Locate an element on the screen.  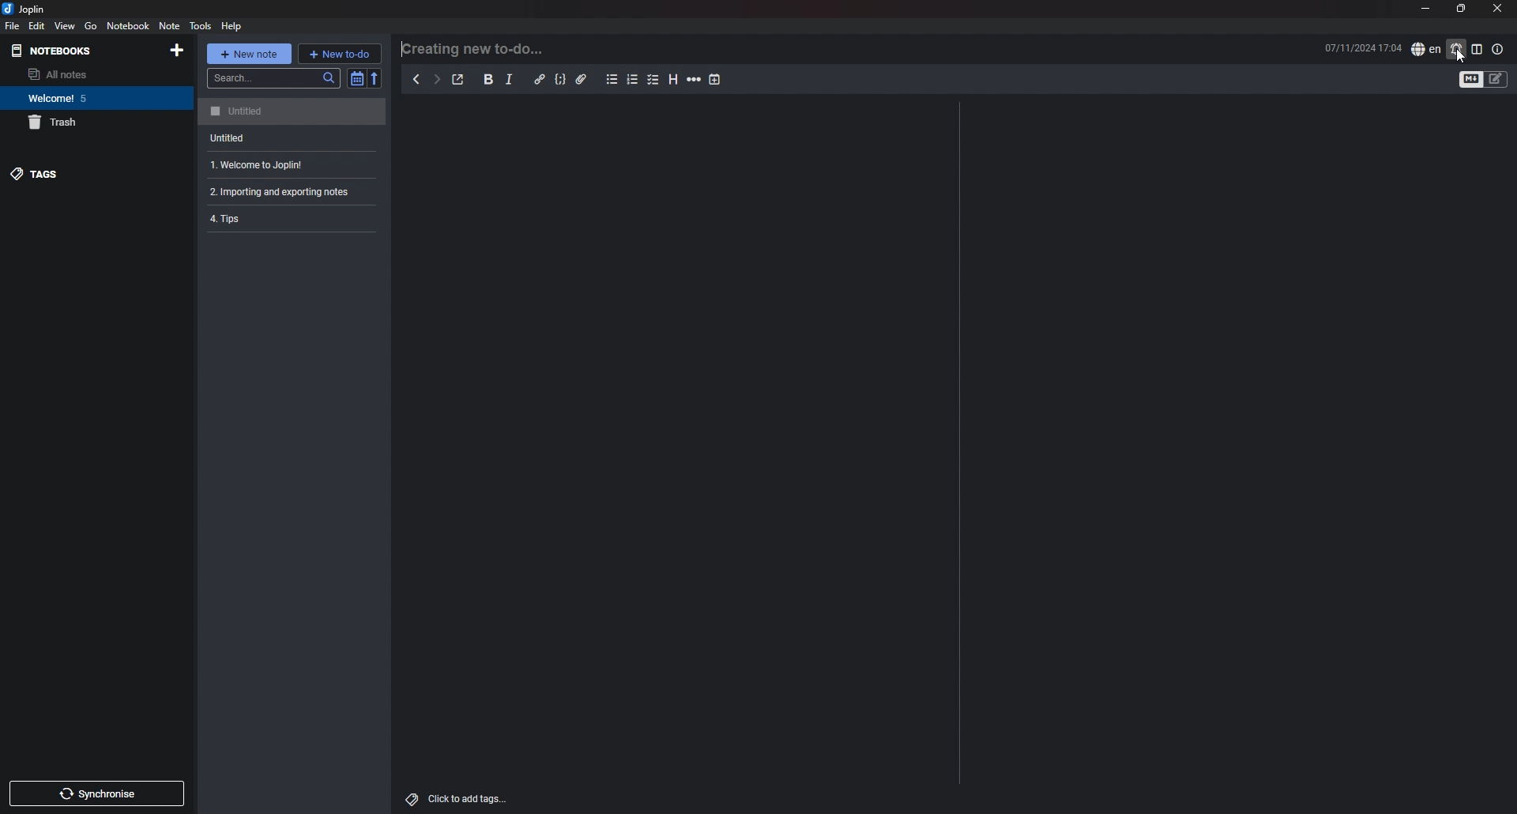
joplin is located at coordinates (31, 9).